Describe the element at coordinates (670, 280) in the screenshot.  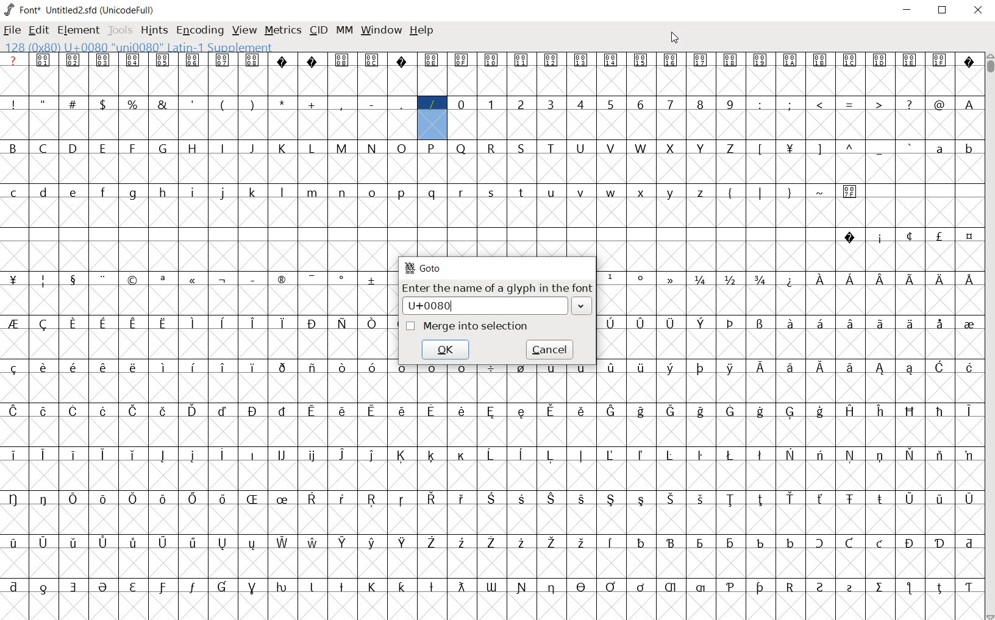
I see `glyph` at that location.